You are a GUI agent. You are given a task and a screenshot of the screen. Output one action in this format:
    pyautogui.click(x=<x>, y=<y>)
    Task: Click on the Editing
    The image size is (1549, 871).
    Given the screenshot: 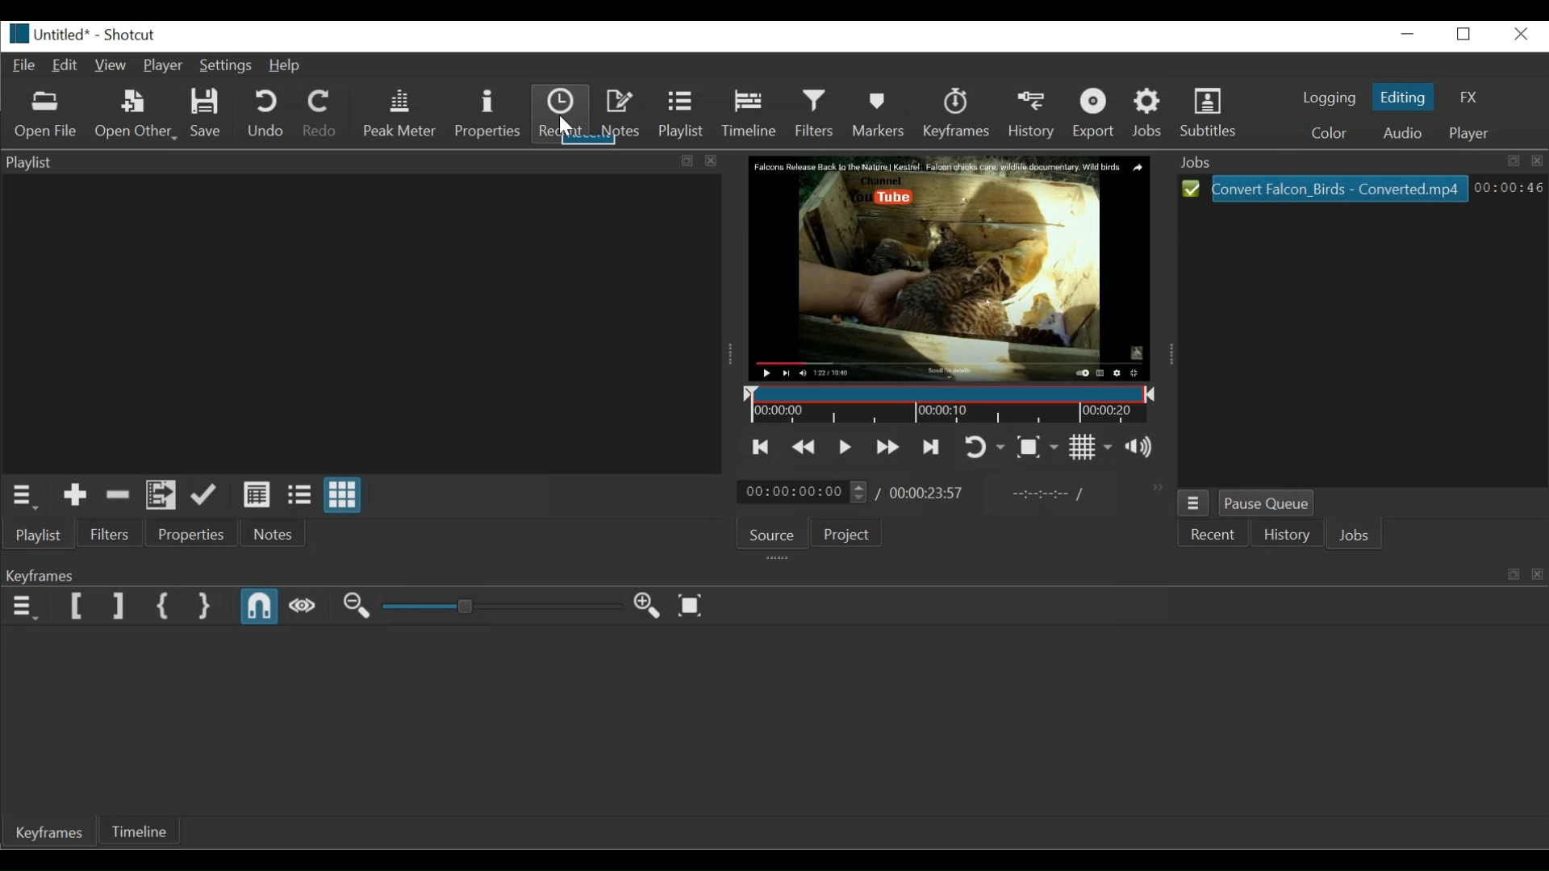 What is the action you would take?
    pyautogui.click(x=1405, y=98)
    